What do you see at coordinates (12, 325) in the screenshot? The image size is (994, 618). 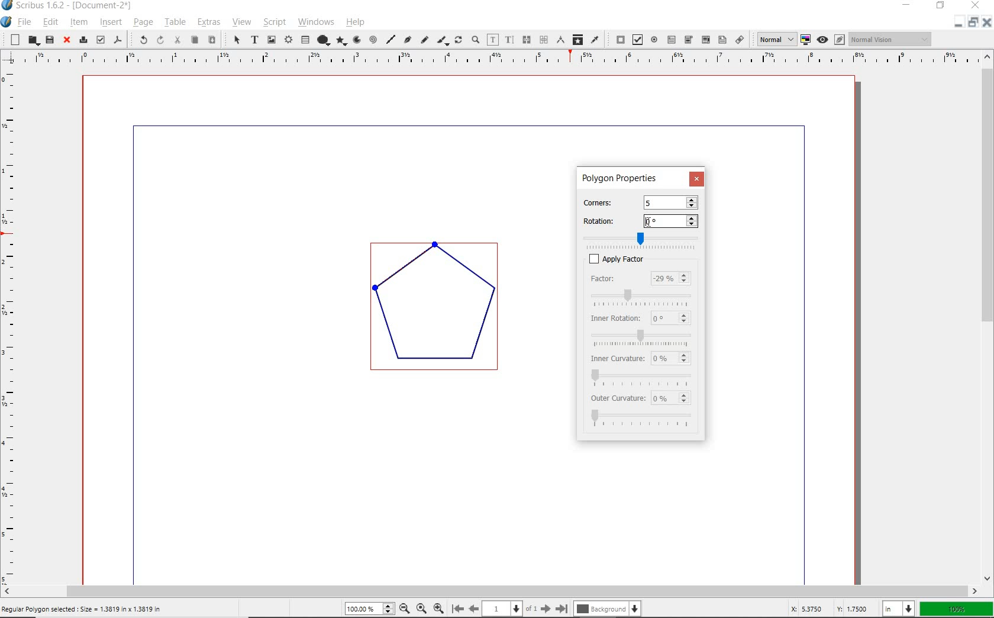 I see `ruler` at bounding box center [12, 325].